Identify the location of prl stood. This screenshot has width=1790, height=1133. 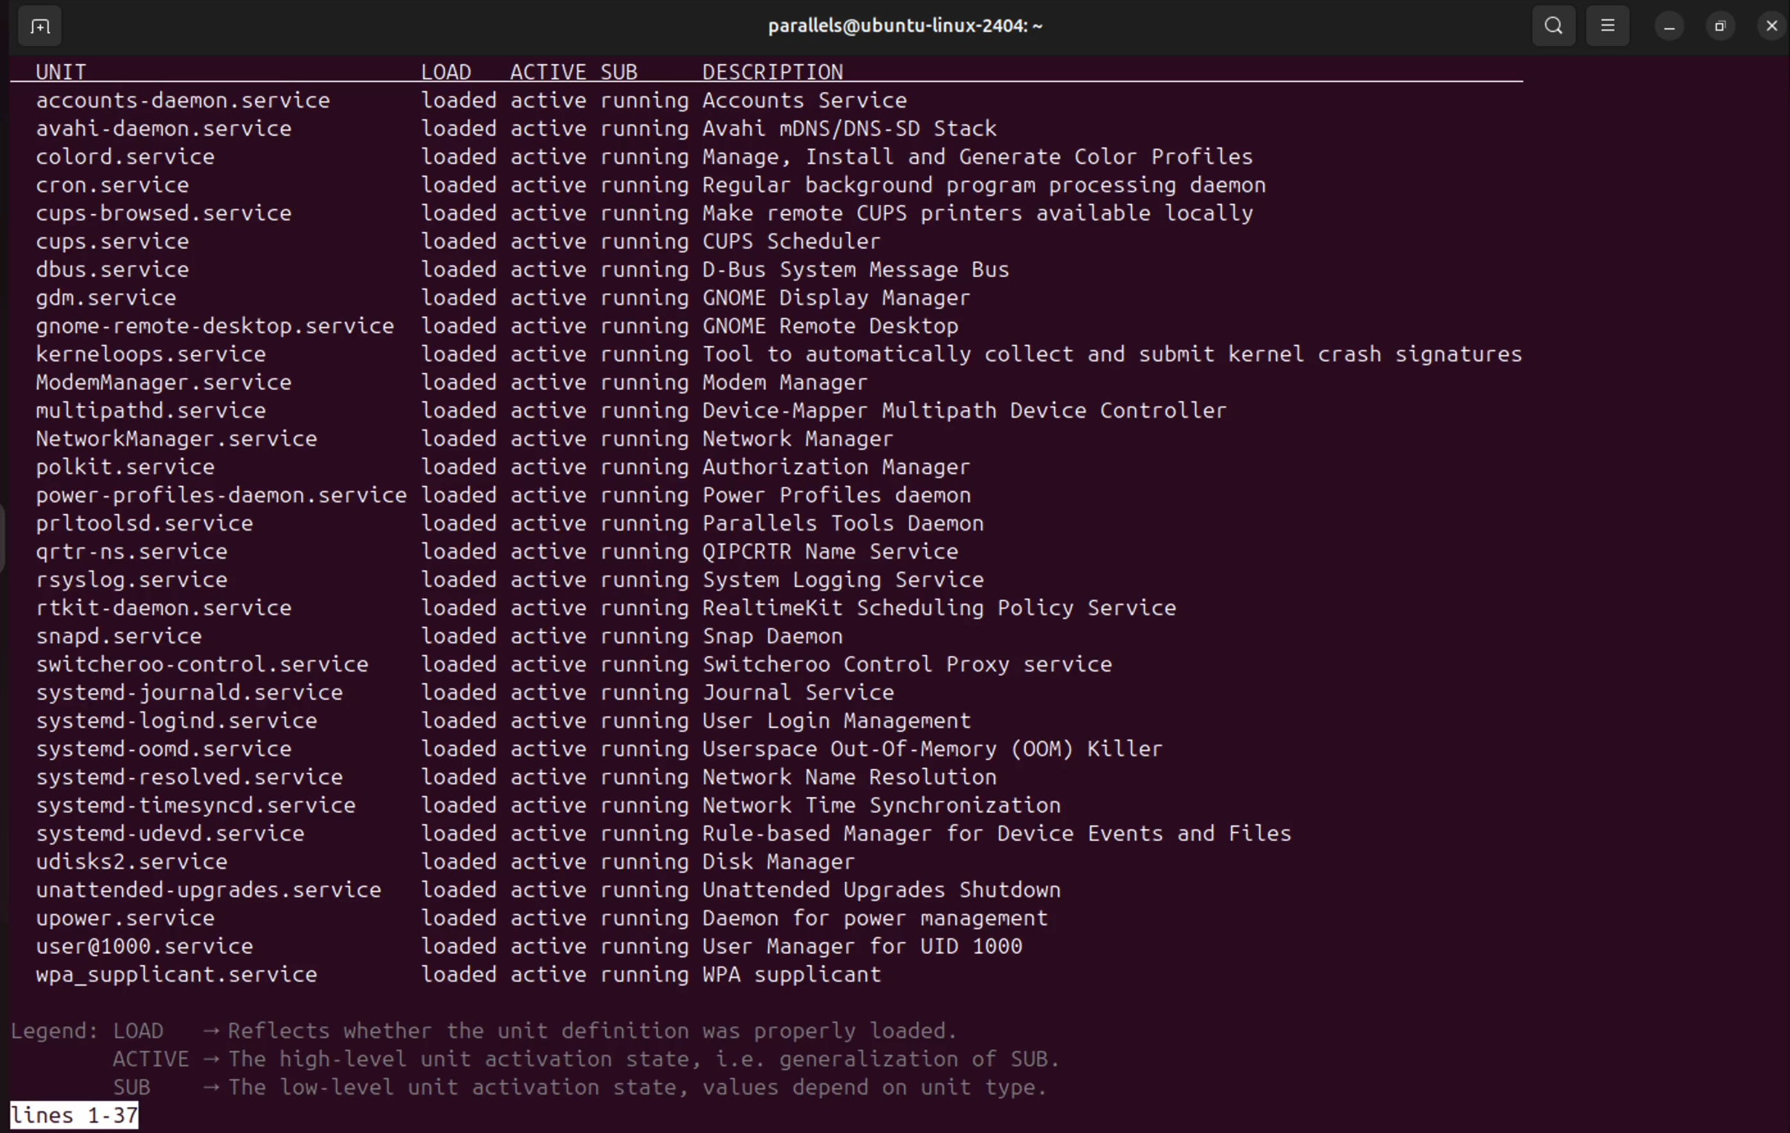
(192, 526).